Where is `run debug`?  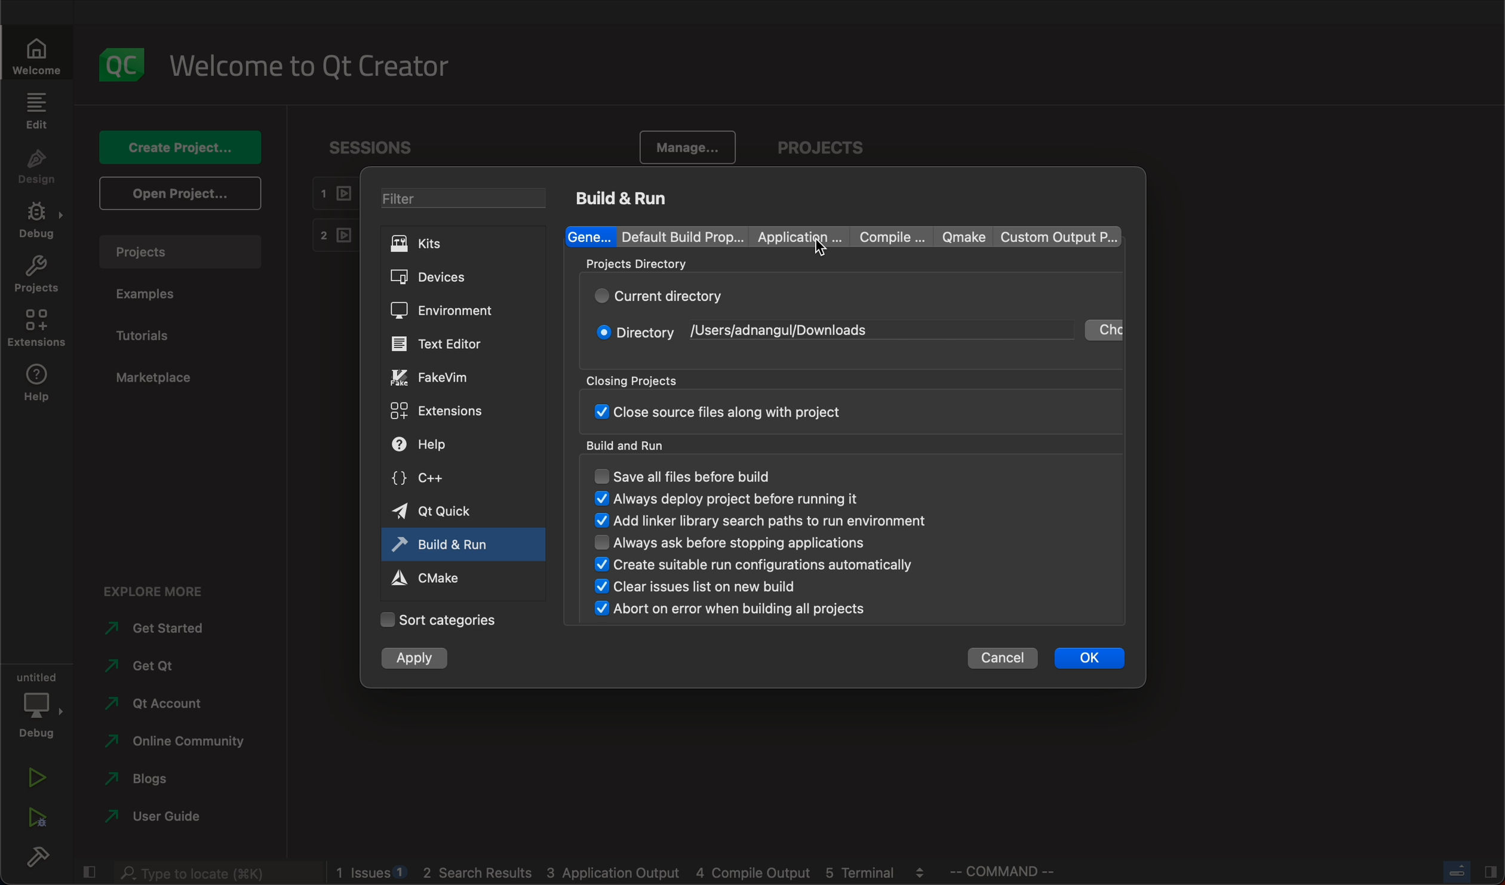 run debug is located at coordinates (36, 821).